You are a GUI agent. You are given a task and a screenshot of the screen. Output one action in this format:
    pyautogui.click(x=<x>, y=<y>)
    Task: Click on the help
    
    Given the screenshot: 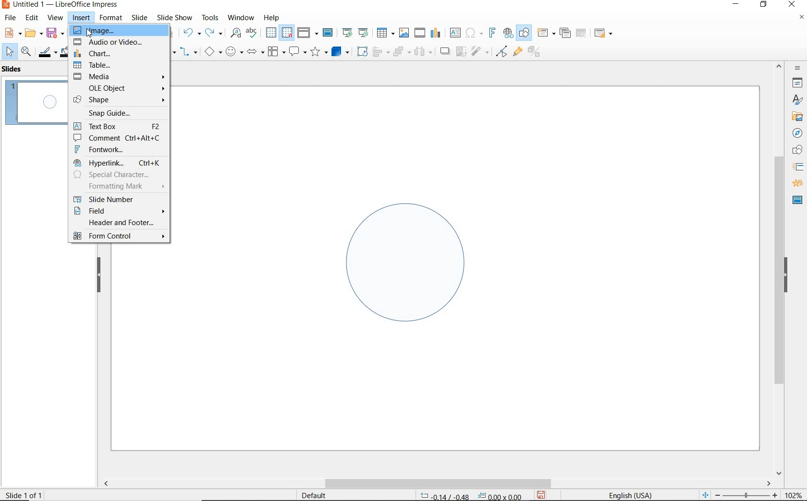 What is the action you would take?
    pyautogui.click(x=273, y=16)
    